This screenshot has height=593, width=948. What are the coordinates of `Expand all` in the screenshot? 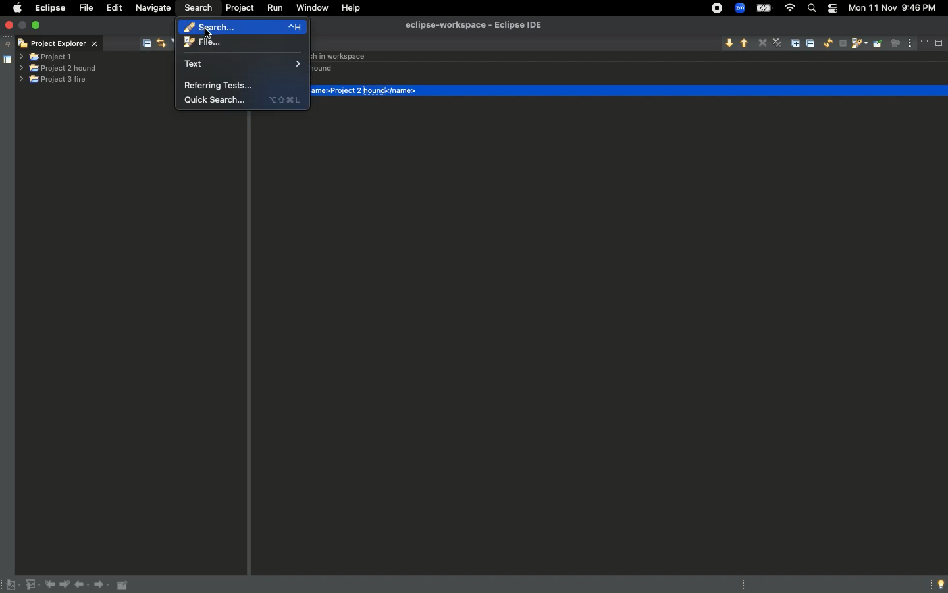 It's located at (798, 42).